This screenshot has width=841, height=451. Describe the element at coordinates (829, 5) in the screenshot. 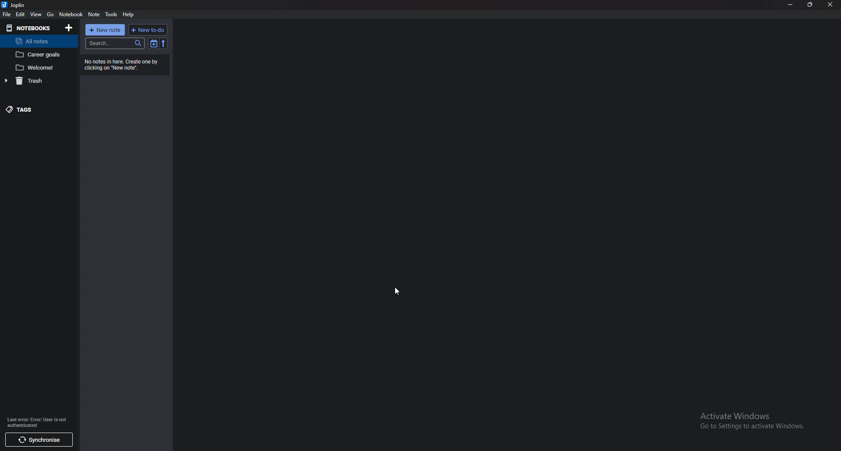

I see `close` at that location.